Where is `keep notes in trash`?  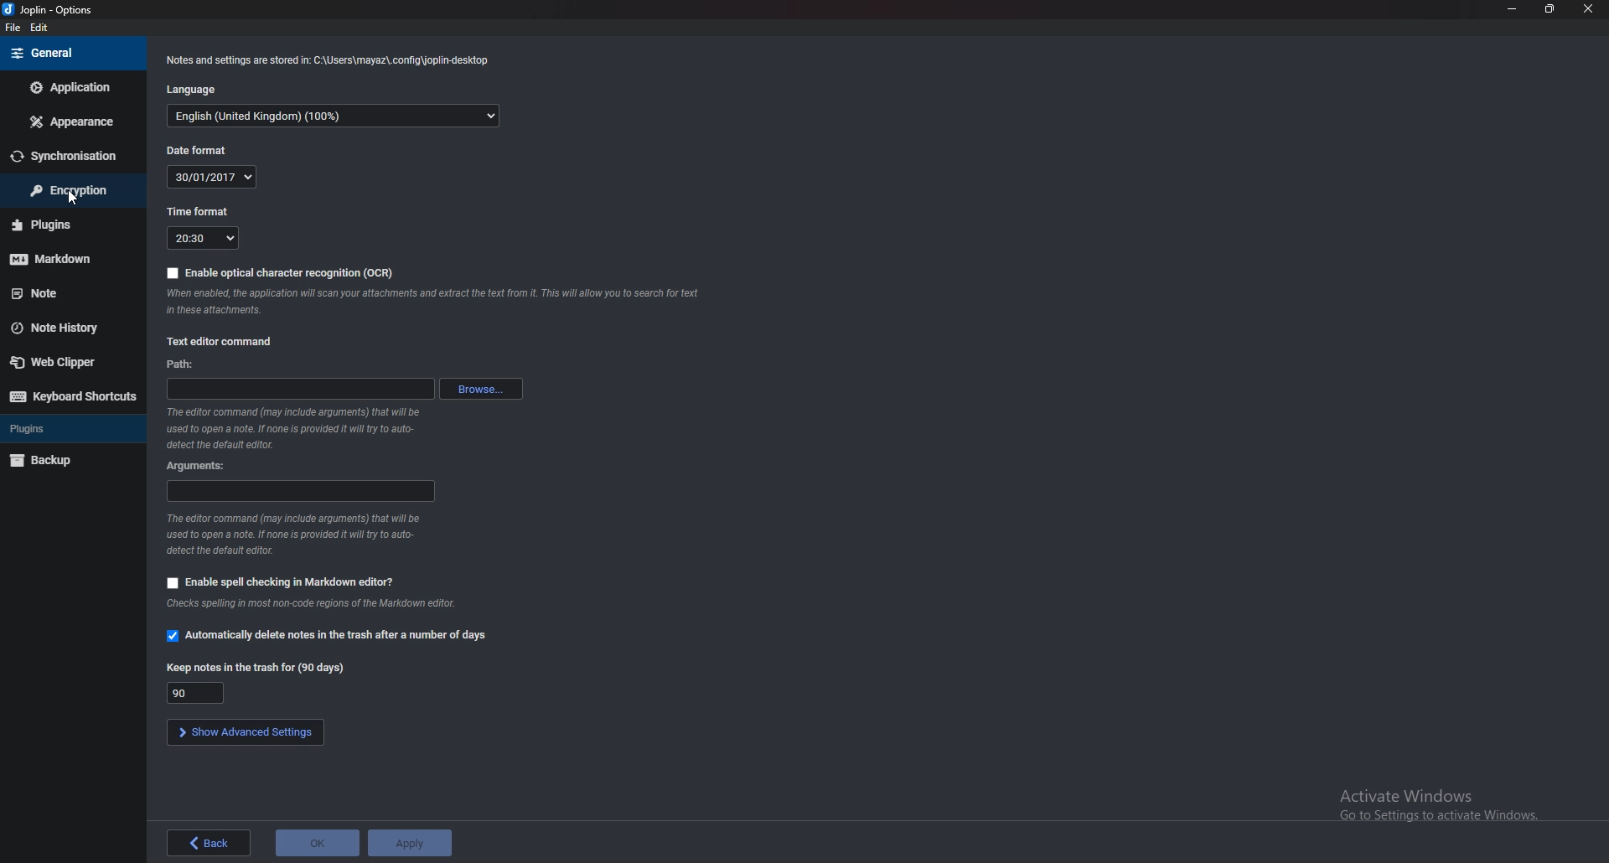 keep notes in trash is located at coordinates (256, 667).